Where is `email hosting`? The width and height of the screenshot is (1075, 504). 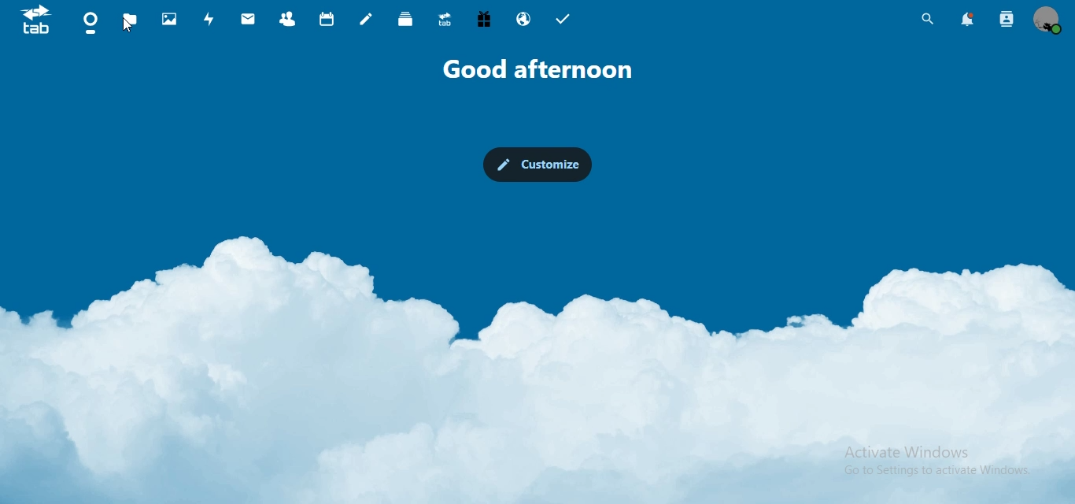
email hosting is located at coordinates (526, 18).